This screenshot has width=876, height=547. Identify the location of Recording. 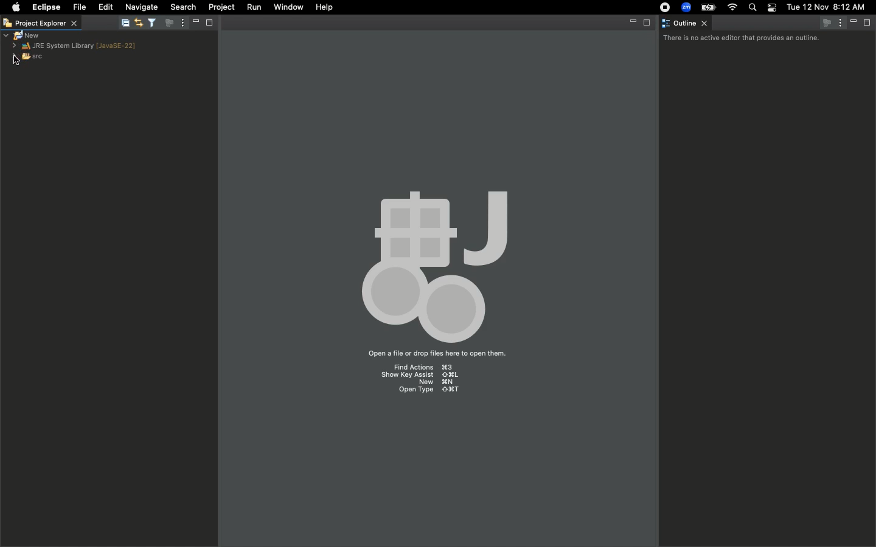
(662, 7).